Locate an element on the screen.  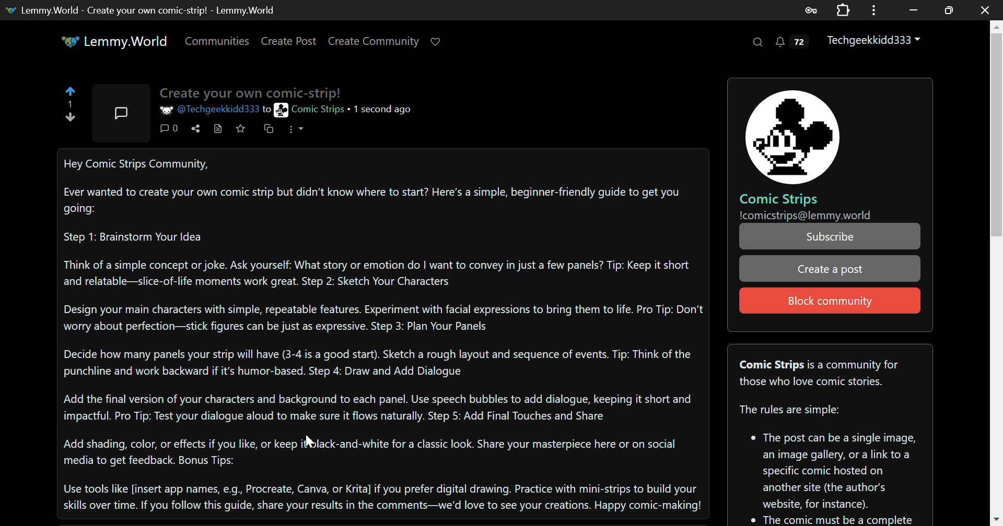
Minimize is located at coordinates (951, 10).